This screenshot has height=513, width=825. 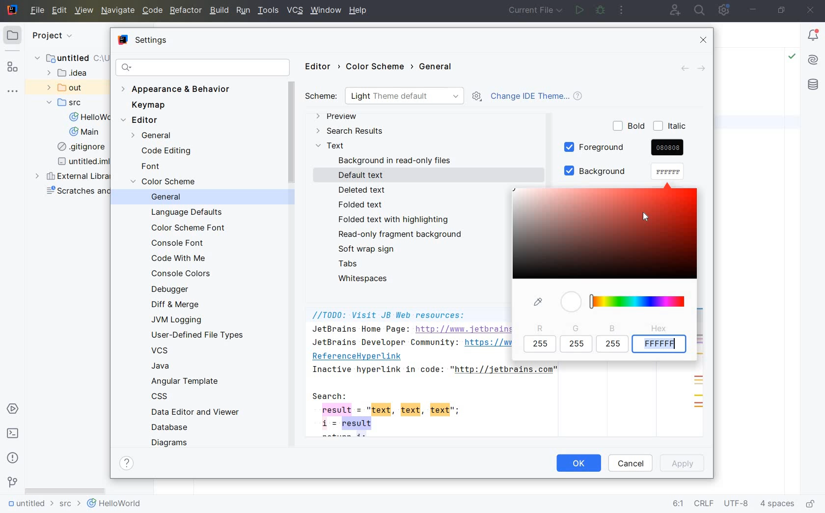 I want to click on ITALIC, so click(x=671, y=127).